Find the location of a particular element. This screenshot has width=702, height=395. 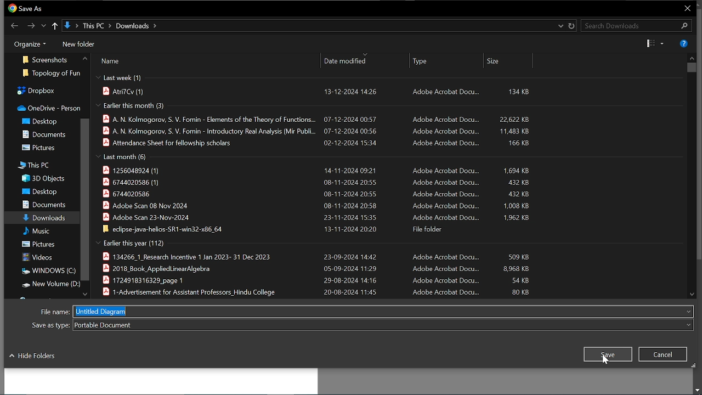

1.962 KB is located at coordinates (518, 219).